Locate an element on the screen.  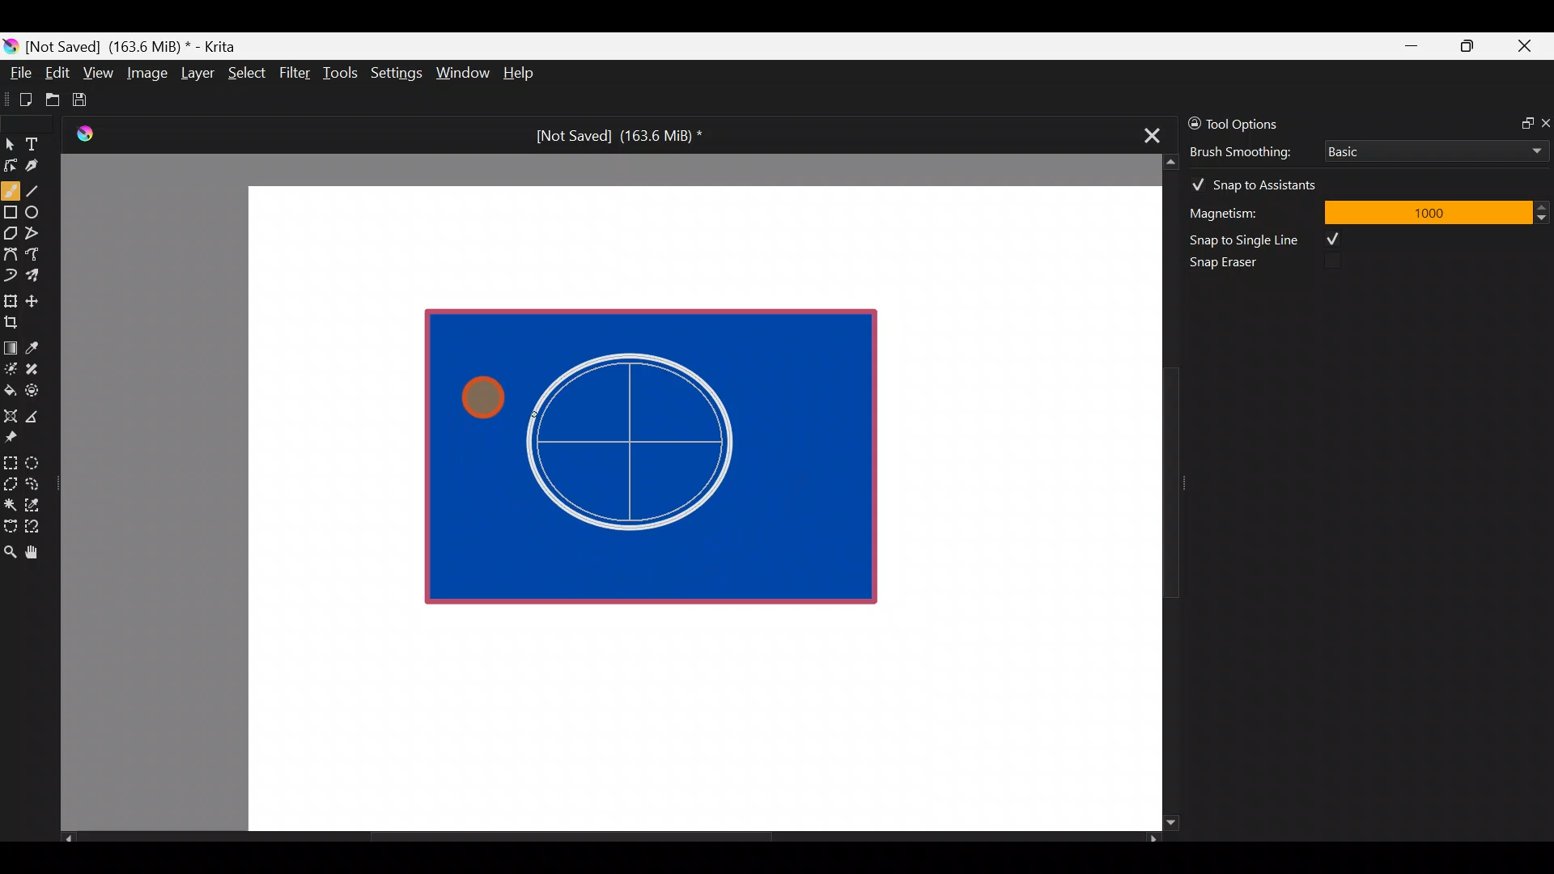
Multibrush tool is located at coordinates (39, 274).